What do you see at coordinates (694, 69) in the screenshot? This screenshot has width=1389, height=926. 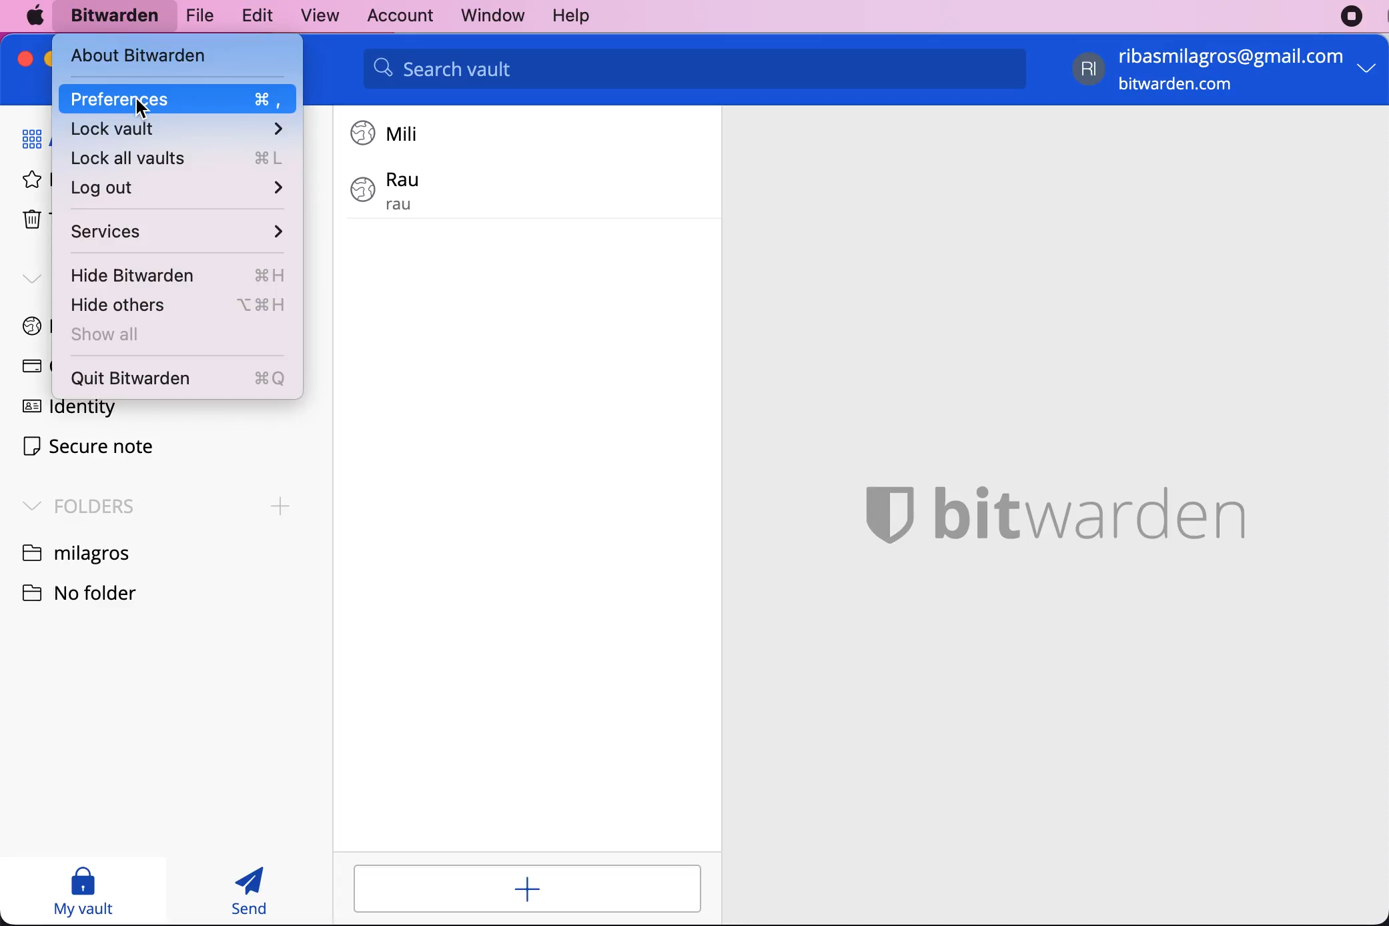 I see `search vault` at bounding box center [694, 69].